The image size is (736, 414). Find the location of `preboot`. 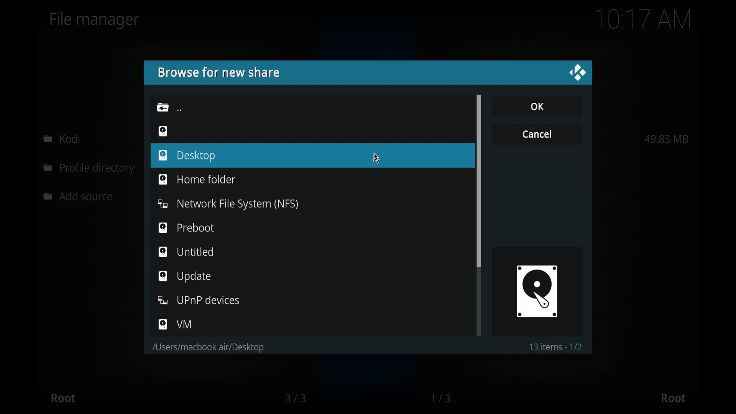

preboot is located at coordinates (186, 227).